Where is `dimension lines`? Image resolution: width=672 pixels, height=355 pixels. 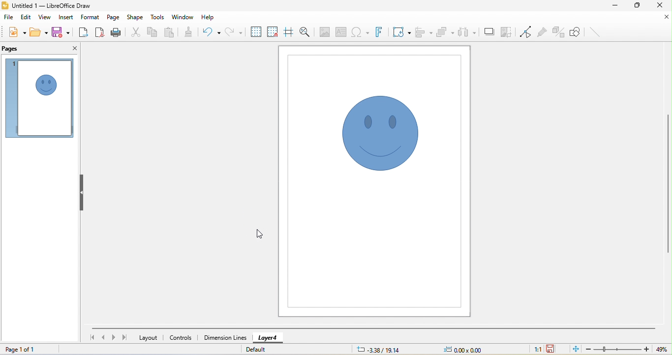 dimension lines is located at coordinates (225, 337).